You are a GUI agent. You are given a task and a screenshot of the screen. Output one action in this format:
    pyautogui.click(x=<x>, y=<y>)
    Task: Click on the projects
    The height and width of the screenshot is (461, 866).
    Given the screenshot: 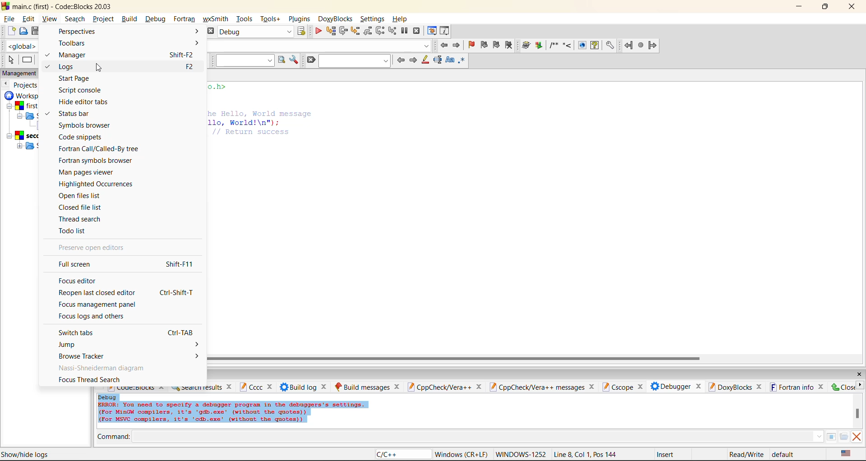 What is the action you would take?
    pyautogui.click(x=28, y=85)
    